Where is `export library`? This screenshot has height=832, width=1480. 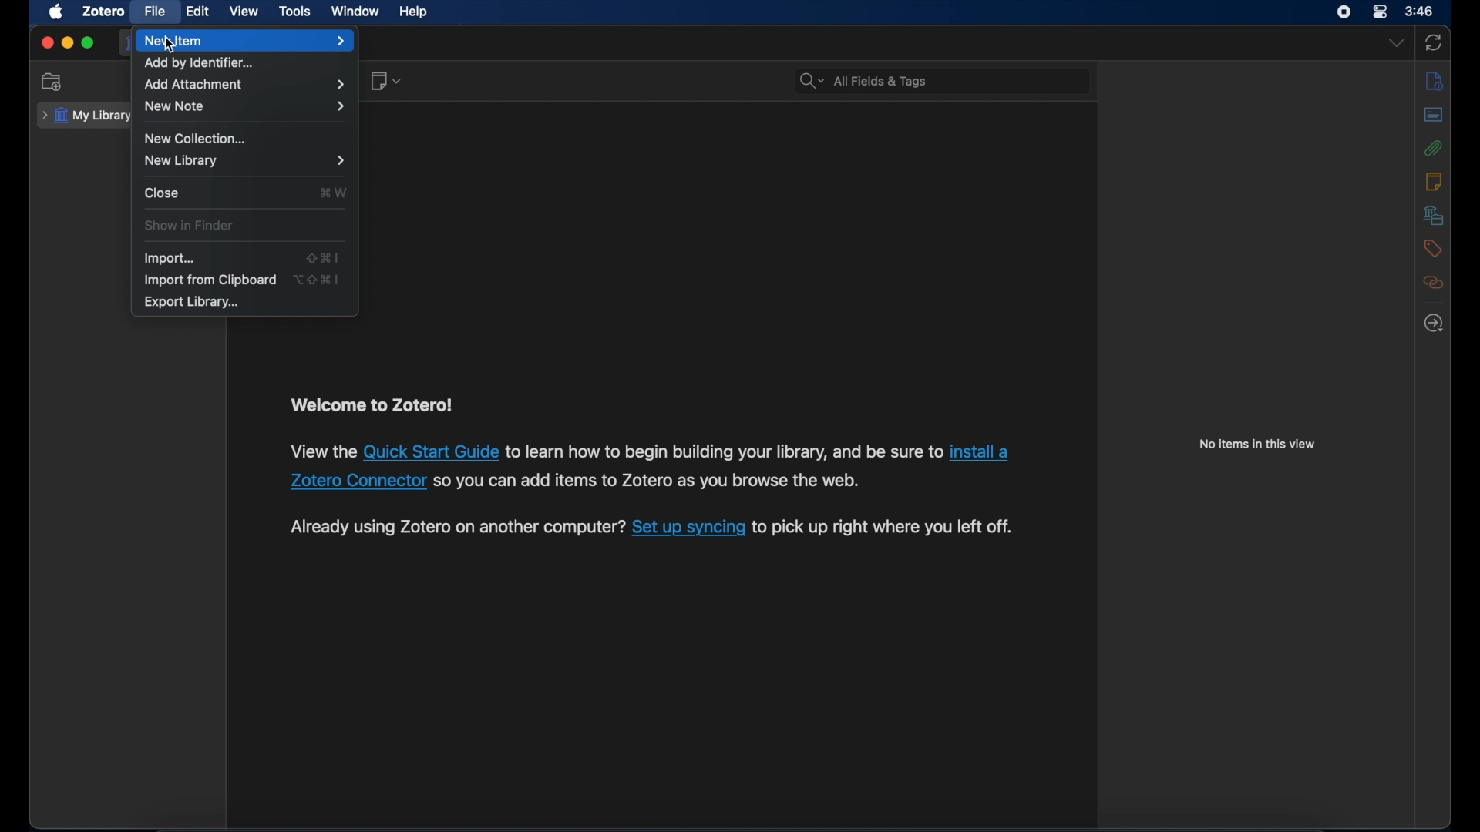 export library is located at coordinates (191, 302).